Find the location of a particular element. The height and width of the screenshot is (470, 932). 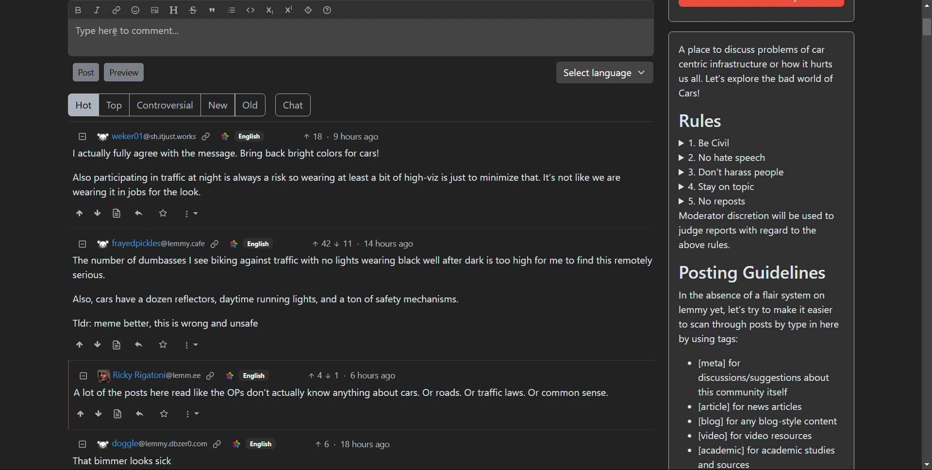

A place to discuss problems of car
centric infrastructure or how it hurts
us all. Let's explore the bad world of
Cars!

Rules

» 1. Be Civil

» 2. No hate speech

» 3. Don't harass people

> 4. Stay on topic

» 5. No reposts

Moderator discretion will be used to
judge reports with regard to the
above rules.

Posting Guidelines
In the absence of a flair system on
lemmy yet, let's try to make it easier
to scan through posts by type in here
by using tags:

* [meta] for
discussions/suggestions about
this community itself

eo [article] for news articles

[blog] for any blog-style content

* [video] for video resources

* [academic] for academic studies
and sources is located at coordinates (761, 254).